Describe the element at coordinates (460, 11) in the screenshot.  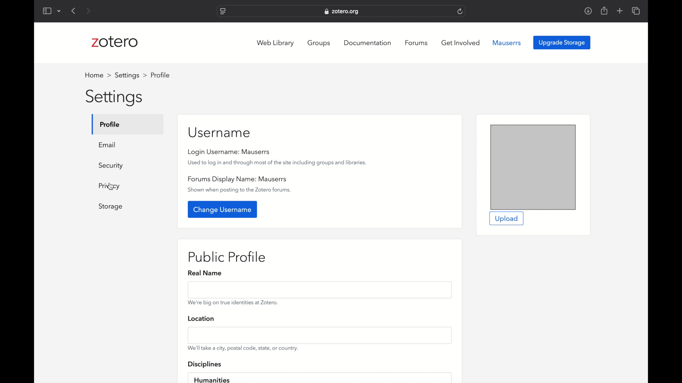
I see `refresh` at that location.